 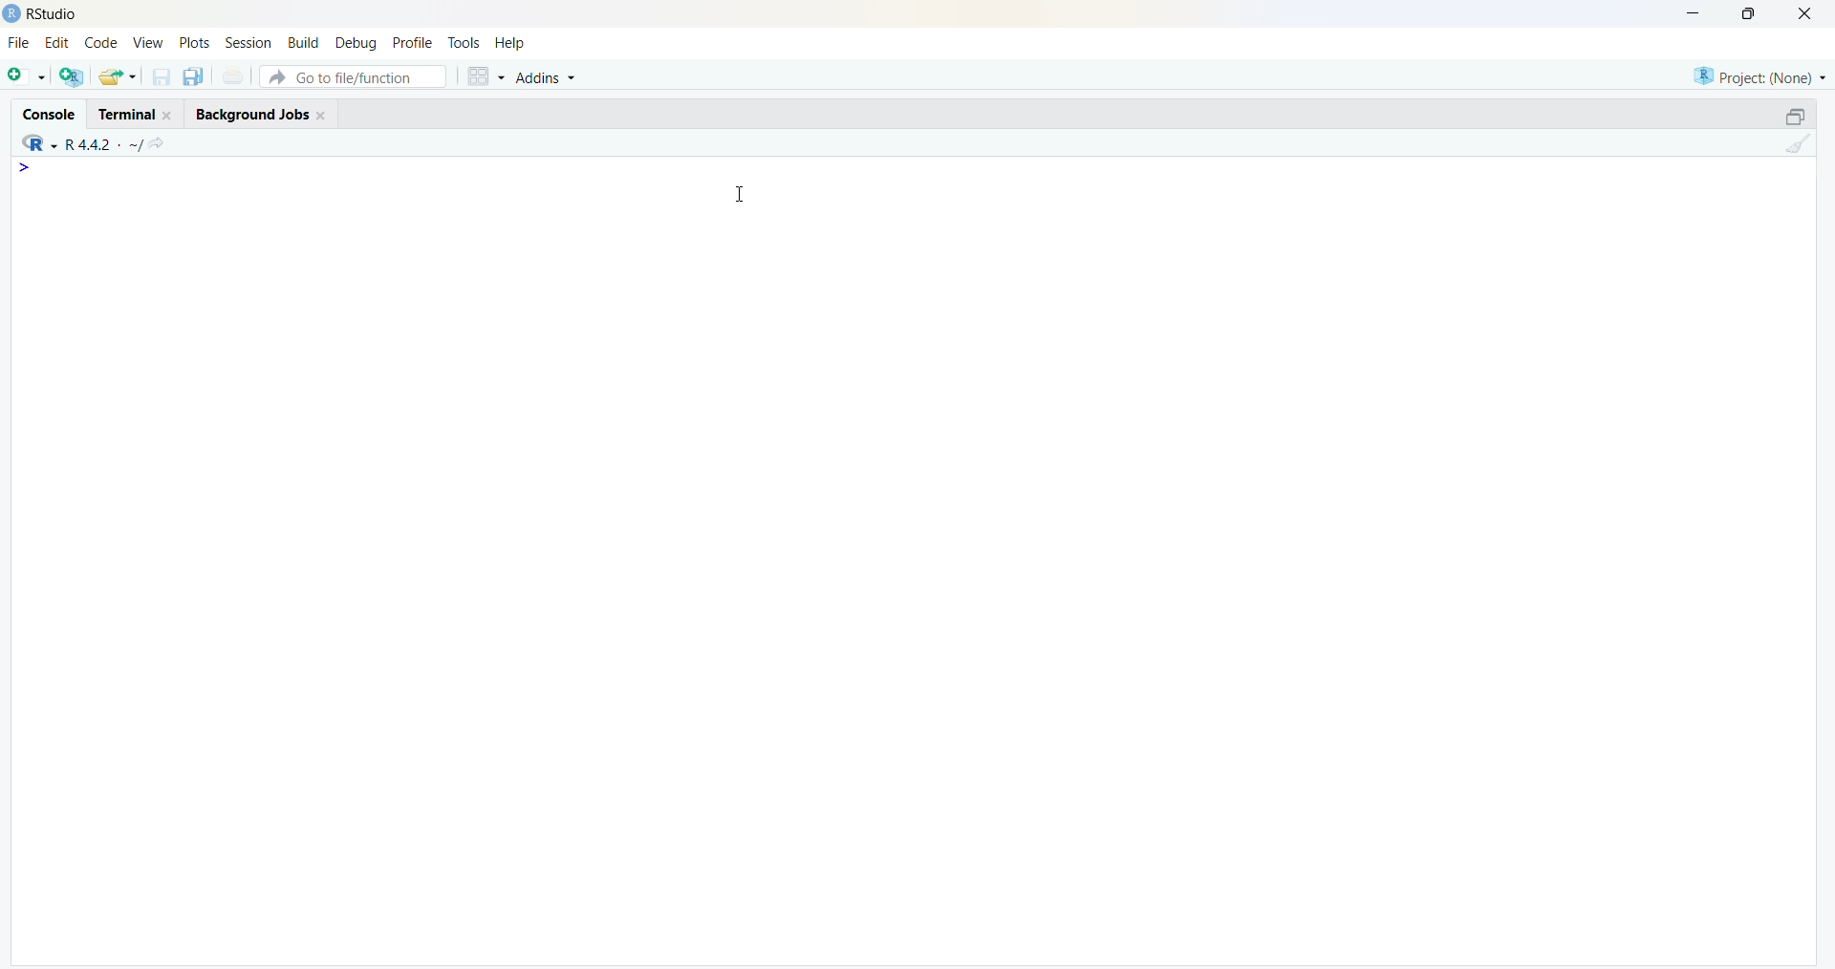 I want to click on R, so click(x=38, y=142).